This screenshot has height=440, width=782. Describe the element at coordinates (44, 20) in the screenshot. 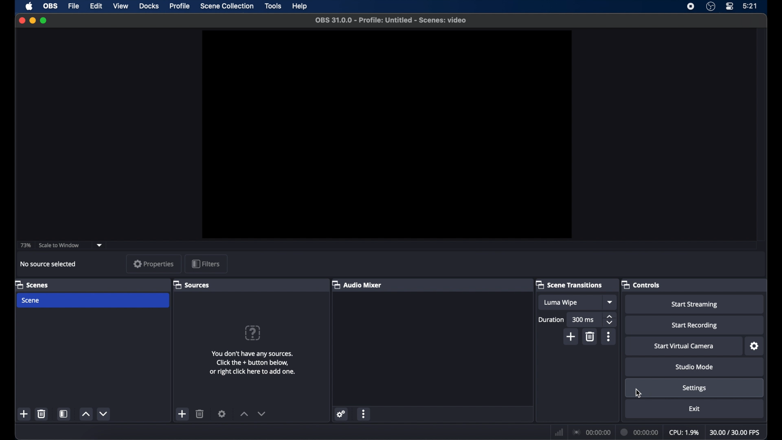

I see `maximize` at that location.